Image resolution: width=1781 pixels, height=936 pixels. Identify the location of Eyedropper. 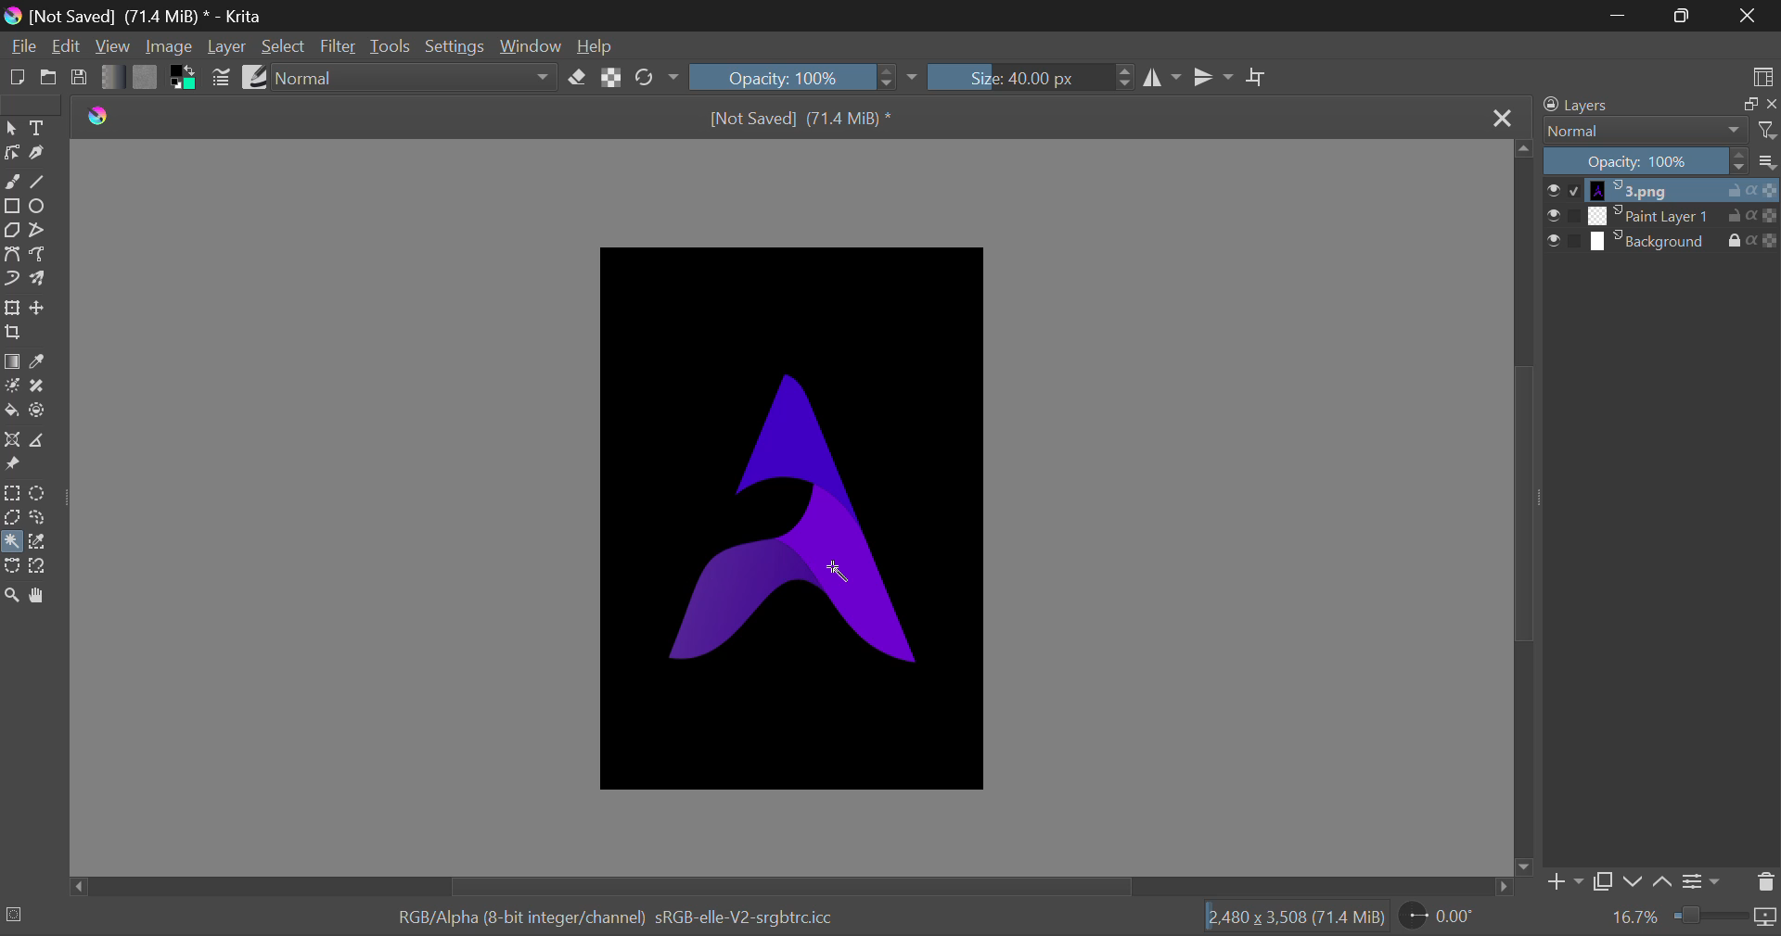
(43, 363).